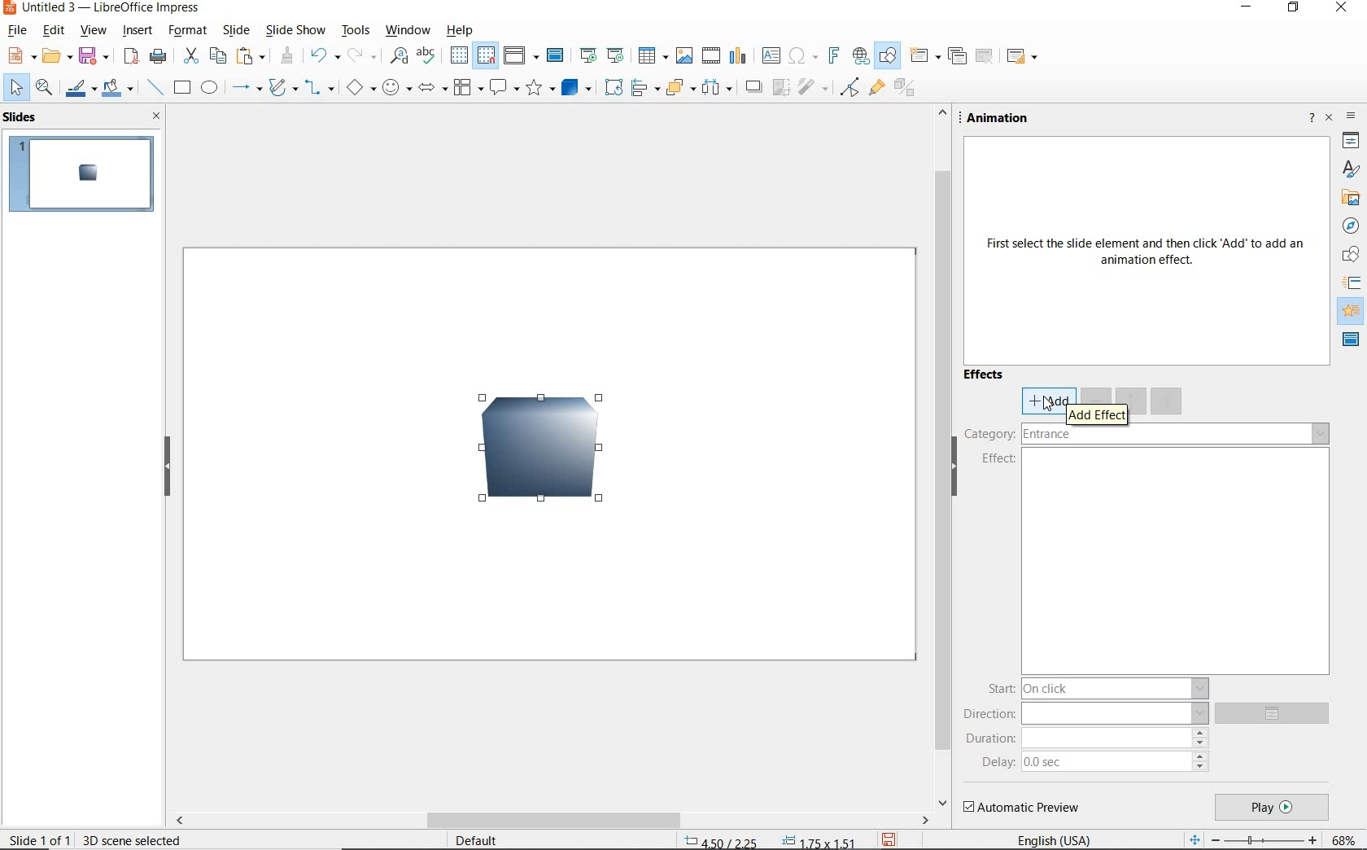 Image resolution: width=1367 pixels, height=850 pixels. I want to click on zoom and pan, so click(44, 90).